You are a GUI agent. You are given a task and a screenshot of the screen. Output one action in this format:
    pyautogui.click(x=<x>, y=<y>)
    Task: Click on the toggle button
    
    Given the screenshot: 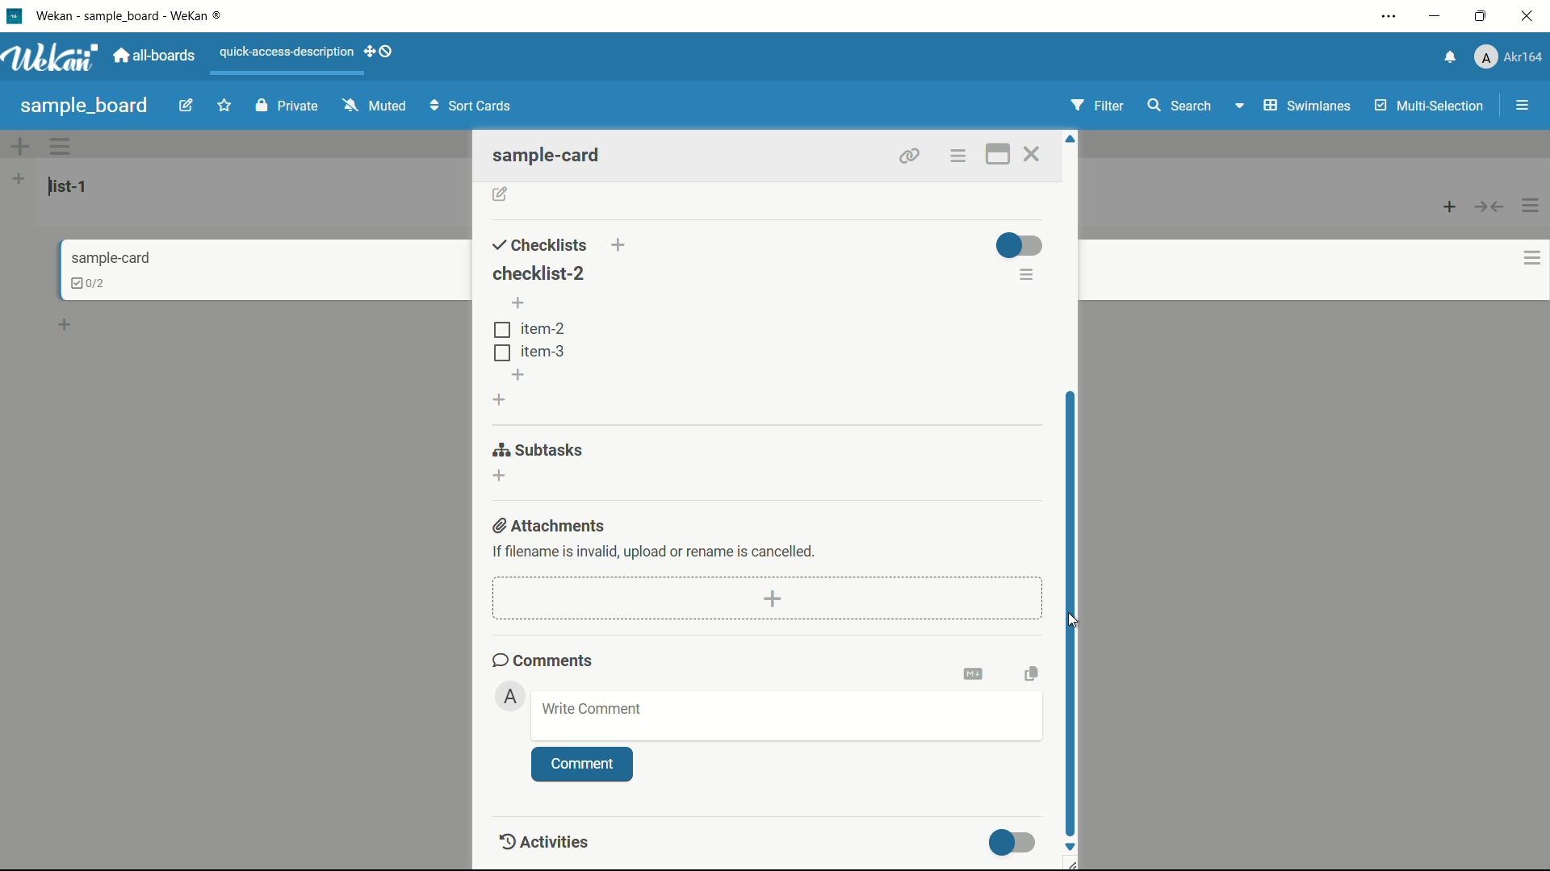 What is the action you would take?
    pyautogui.click(x=1019, y=245)
    